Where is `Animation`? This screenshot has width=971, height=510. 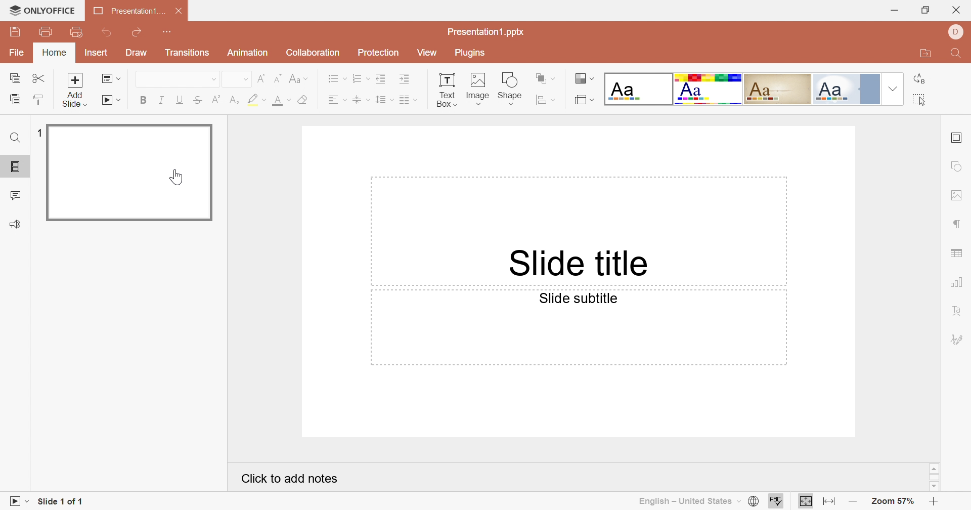 Animation is located at coordinates (248, 53).